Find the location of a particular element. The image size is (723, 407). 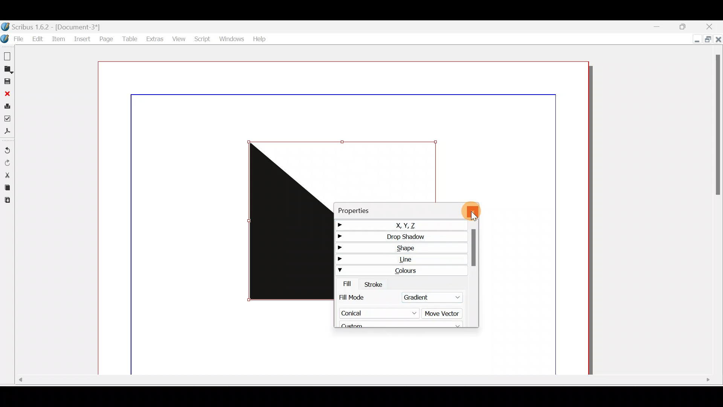

Copy is located at coordinates (7, 187).